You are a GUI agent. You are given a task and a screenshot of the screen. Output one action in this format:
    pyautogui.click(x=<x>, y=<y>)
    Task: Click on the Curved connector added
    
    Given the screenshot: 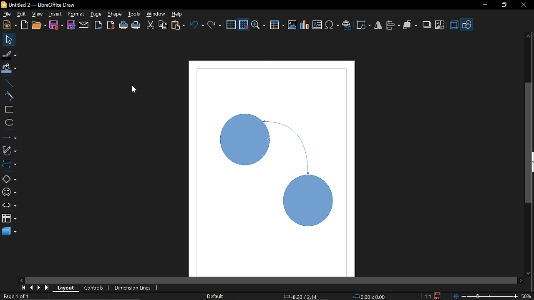 What is the action you would take?
    pyautogui.click(x=277, y=172)
    